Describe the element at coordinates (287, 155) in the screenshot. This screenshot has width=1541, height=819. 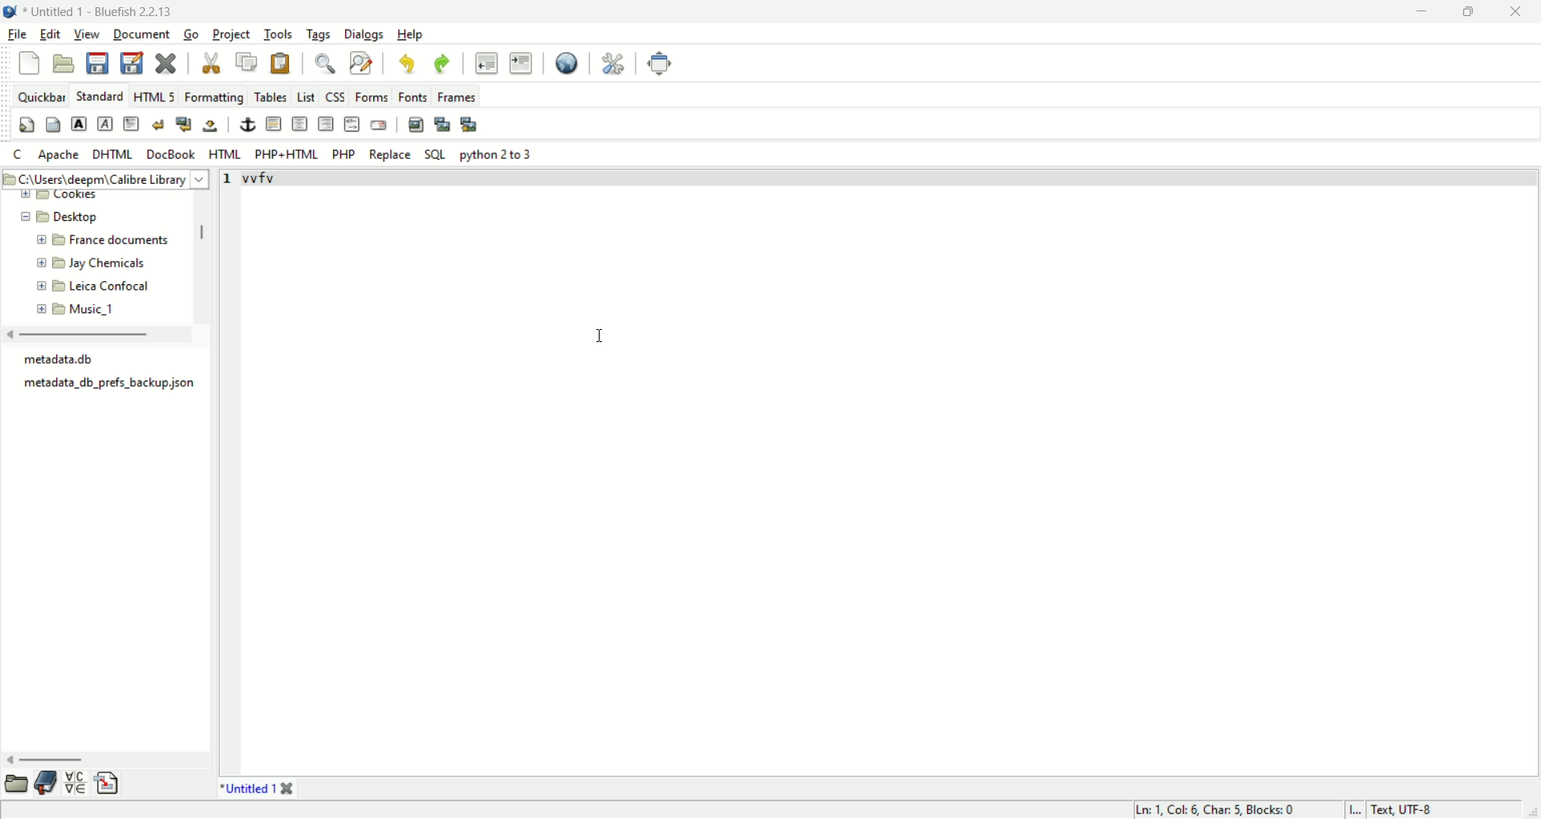
I see `PHP+HTML` at that location.